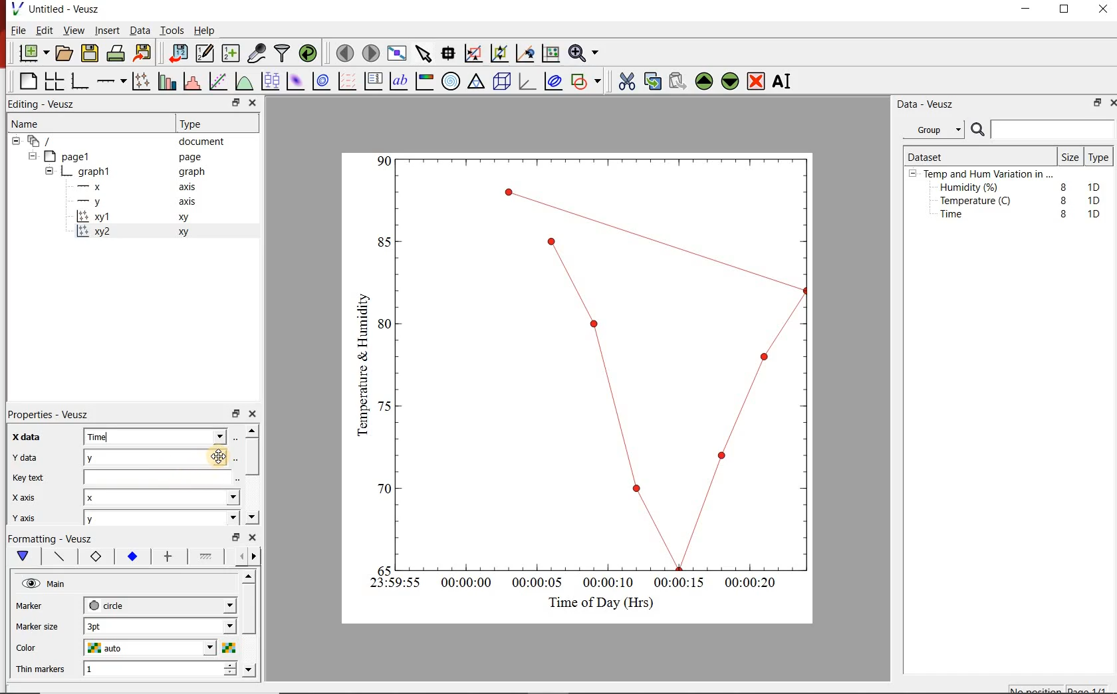 Image resolution: width=1117 pixels, height=694 pixels. What do you see at coordinates (24, 557) in the screenshot?
I see `main formatting` at bounding box center [24, 557].